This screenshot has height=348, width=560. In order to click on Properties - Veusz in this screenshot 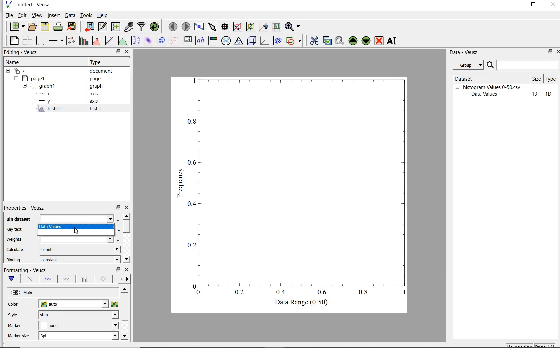, I will do `click(24, 207)`.